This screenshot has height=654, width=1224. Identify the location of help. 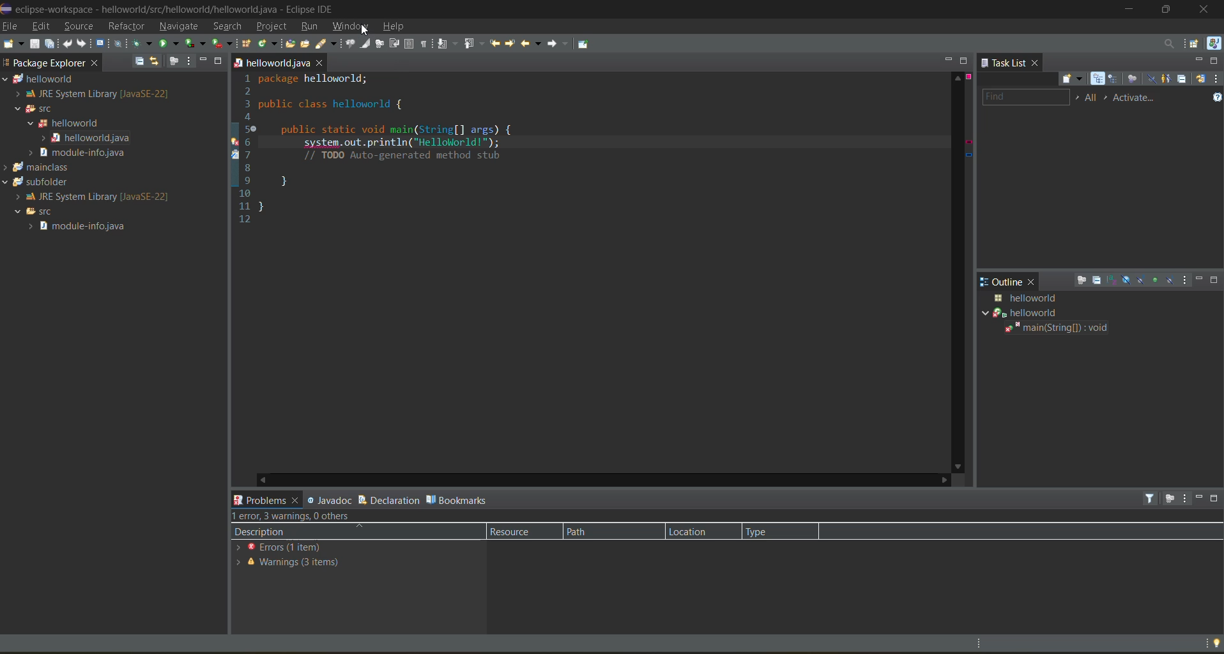
(398, 29).